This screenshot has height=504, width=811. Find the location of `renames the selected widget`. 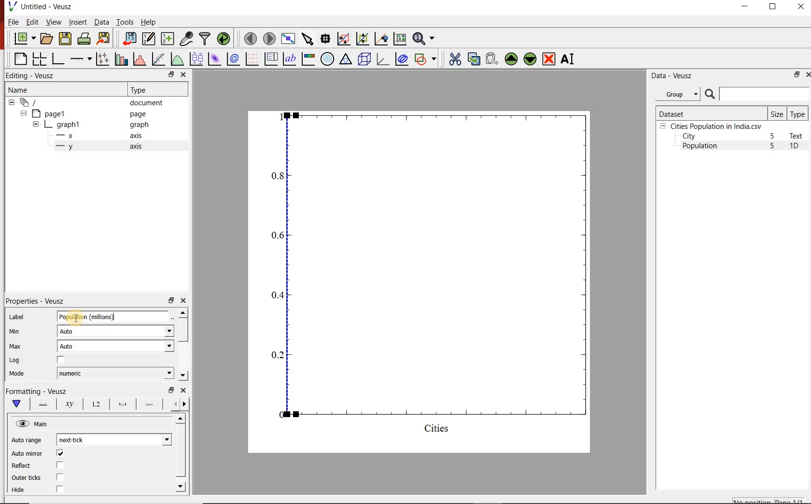

renames the selected widget is located at coordinates (568, 59).